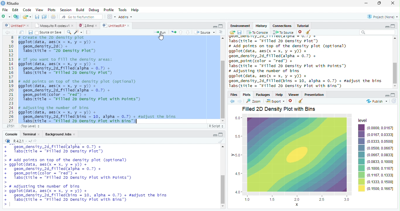 The image size is (400, 211). Describe the element at coordinates (188, 32) in the screenshot. I see `down` at that location.